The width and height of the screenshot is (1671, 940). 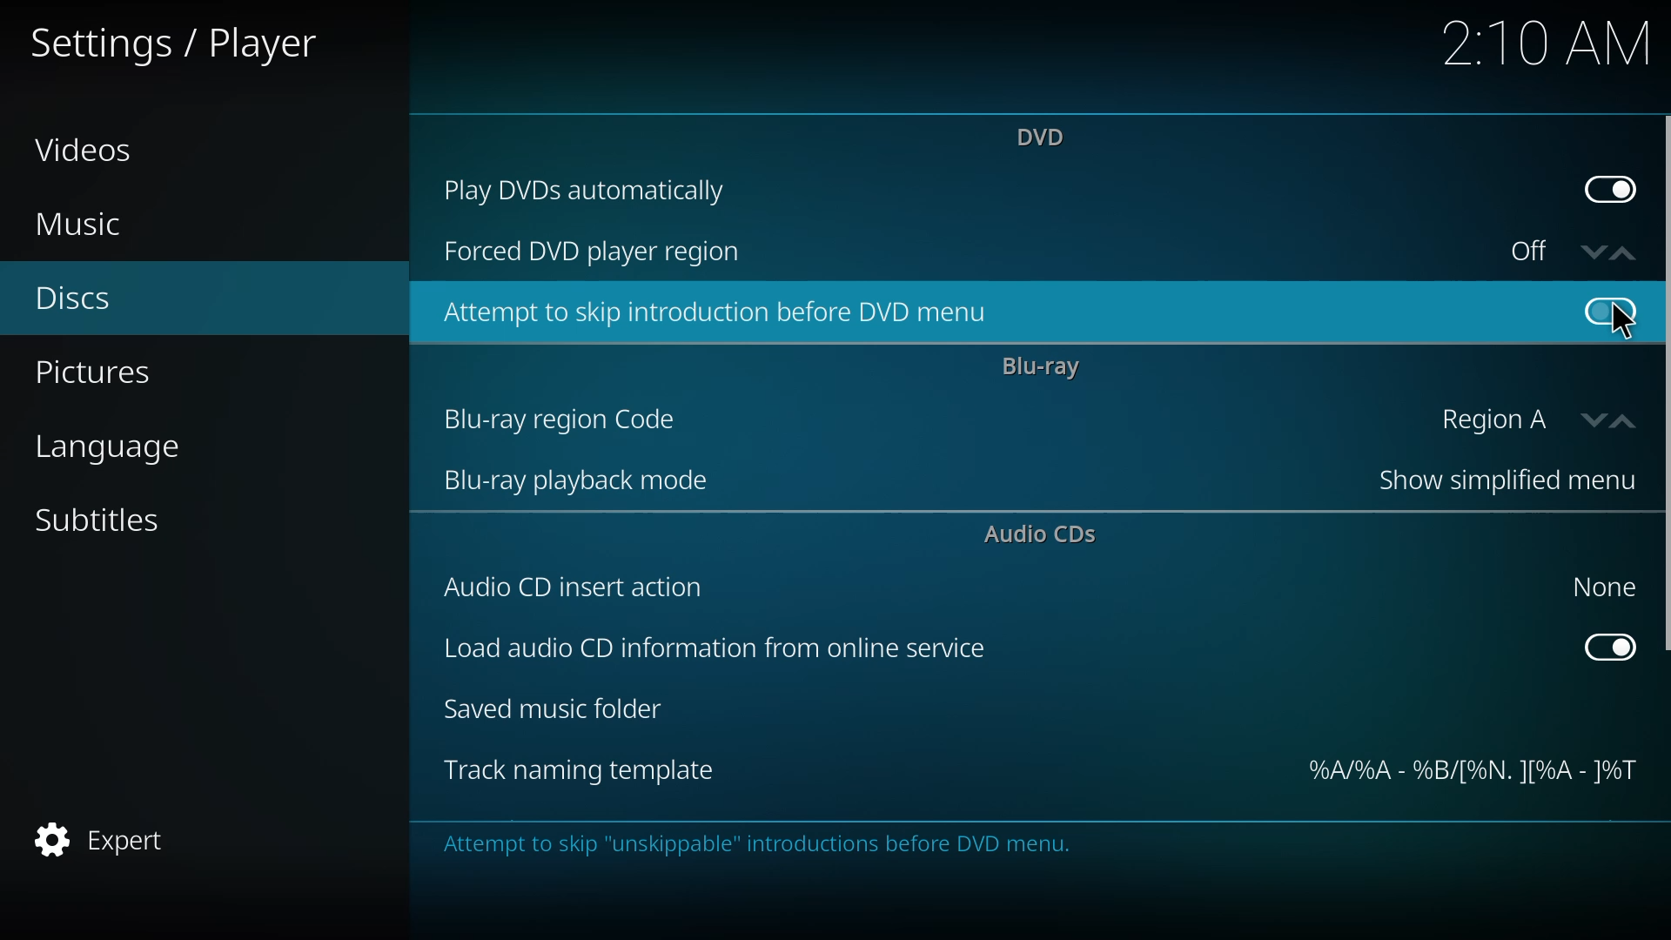 I want to click on expert, so click(x=111, y=842).